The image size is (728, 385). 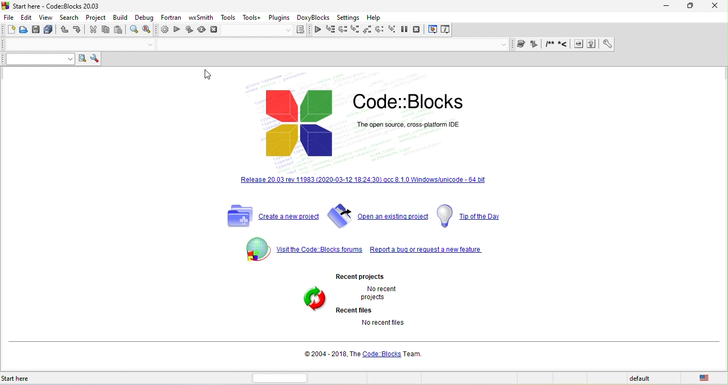 I want to click on undo, so click(x=63, y=31).